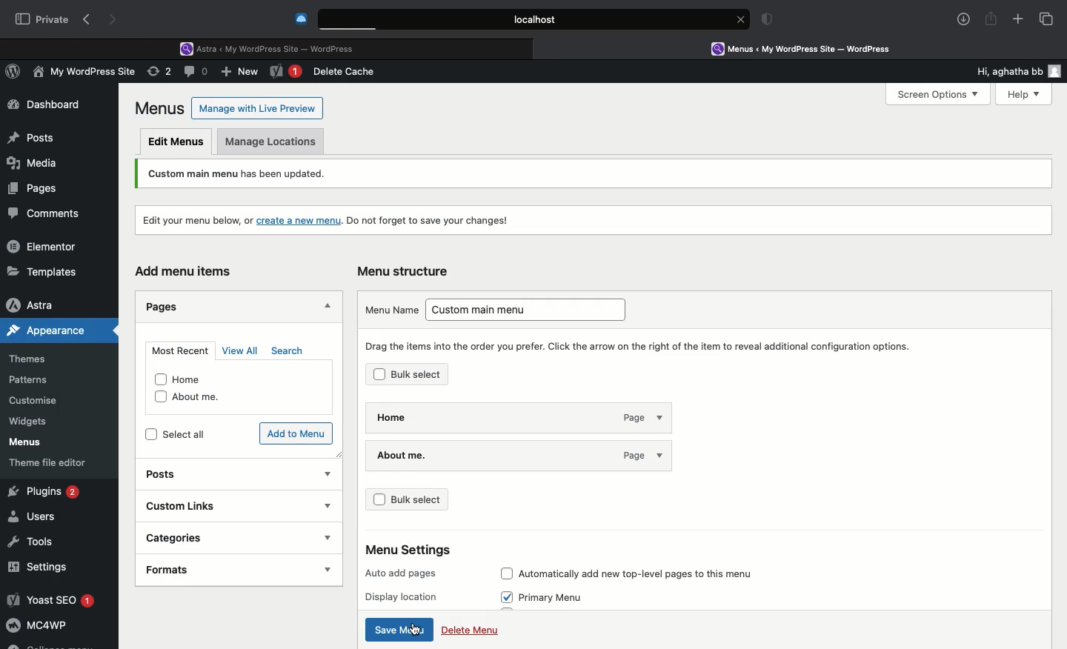  What do you see at coordinates (406, 596) in the screenshot?
I see `Display location` at bounding box center [406, 596].